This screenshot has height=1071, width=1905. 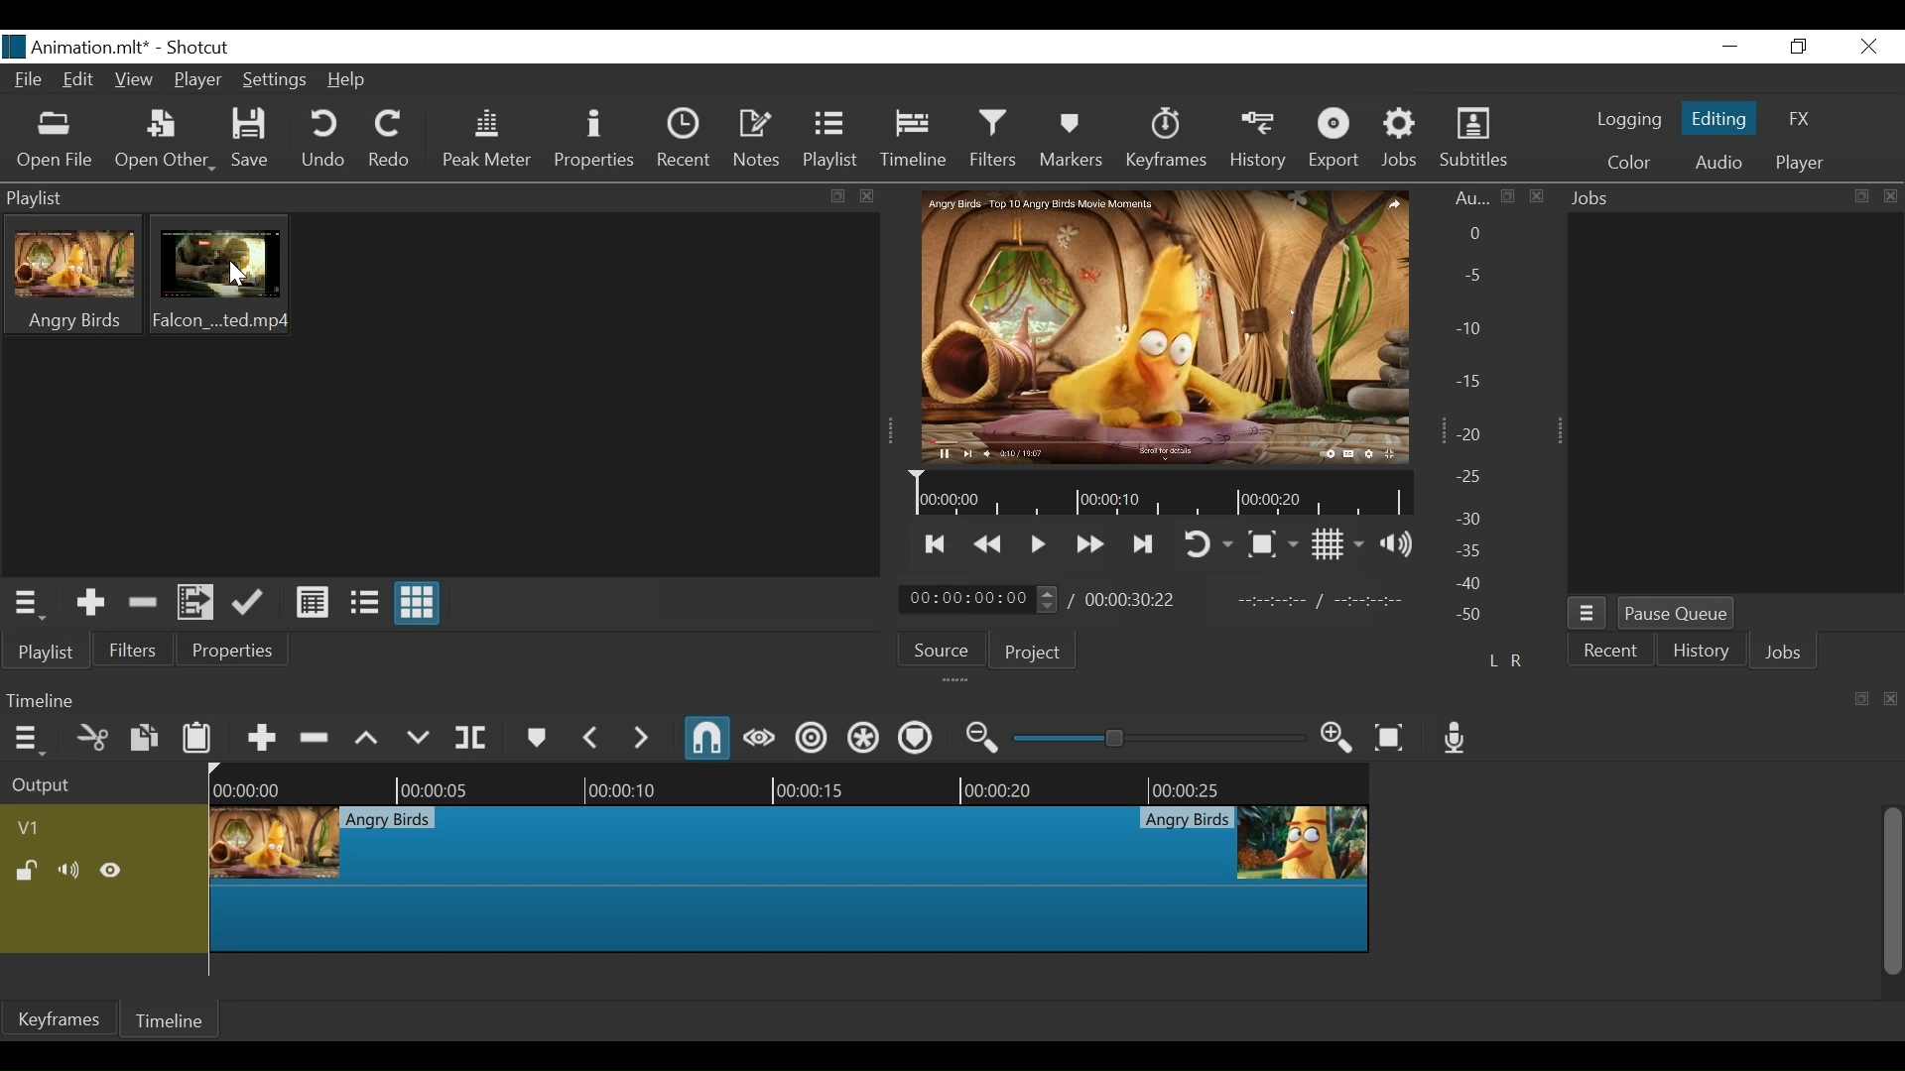 What do you see at coordinates (251, 603) in the screenshot?
I see `Update` at bounding box center [251, 603].